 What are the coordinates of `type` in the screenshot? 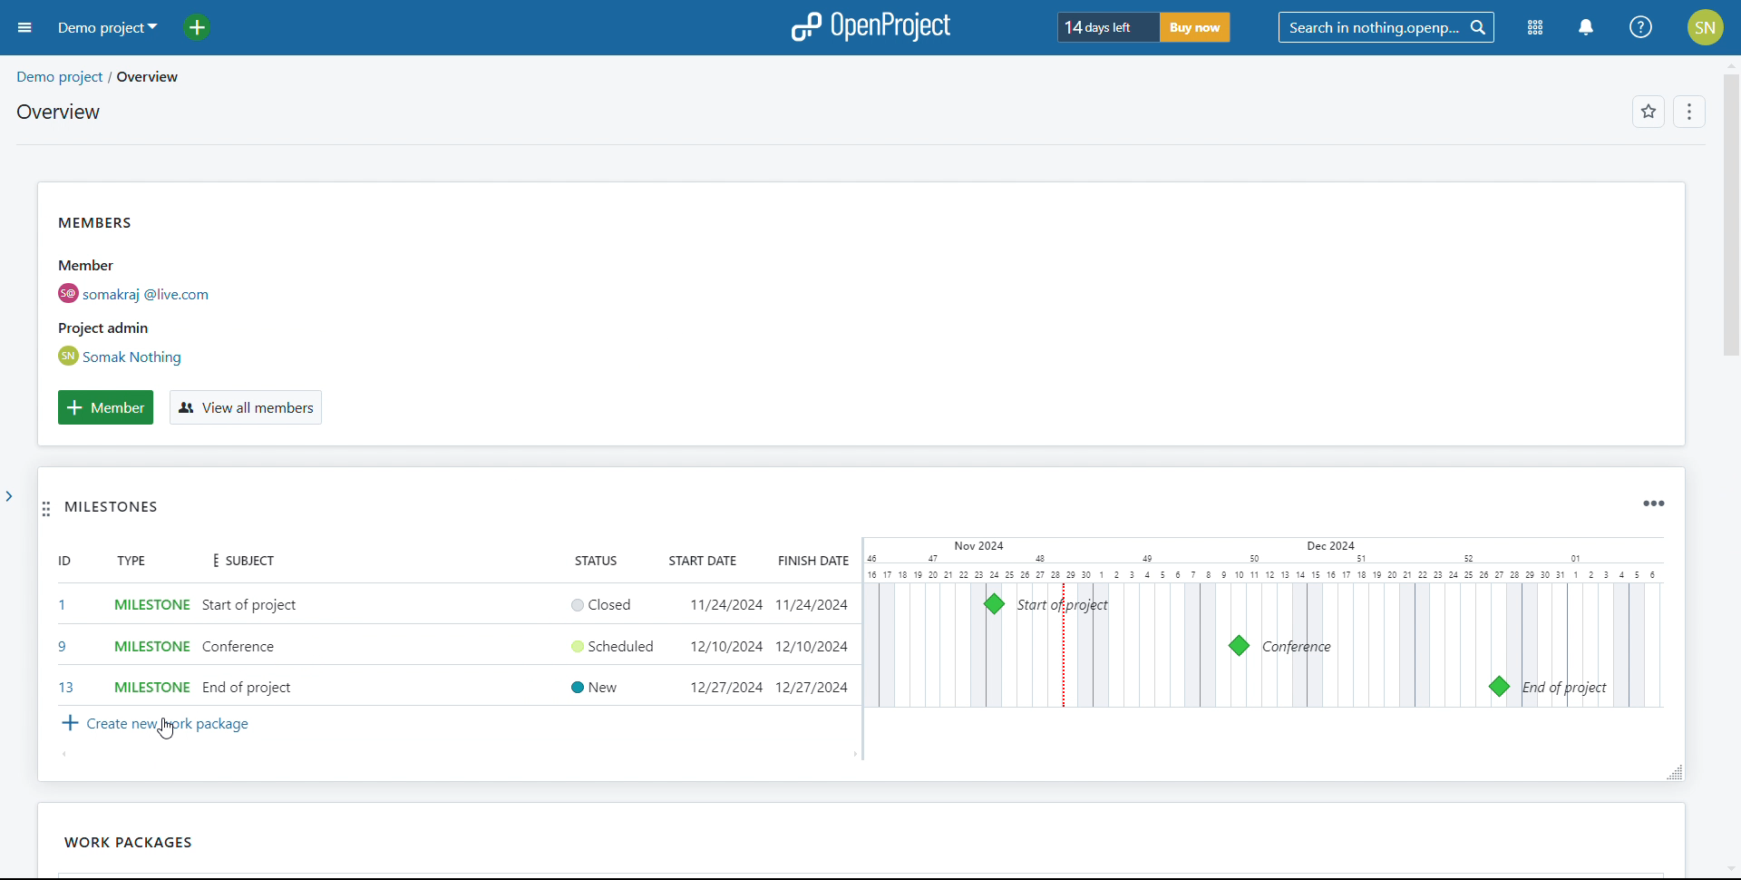 It's located at (151, 562).